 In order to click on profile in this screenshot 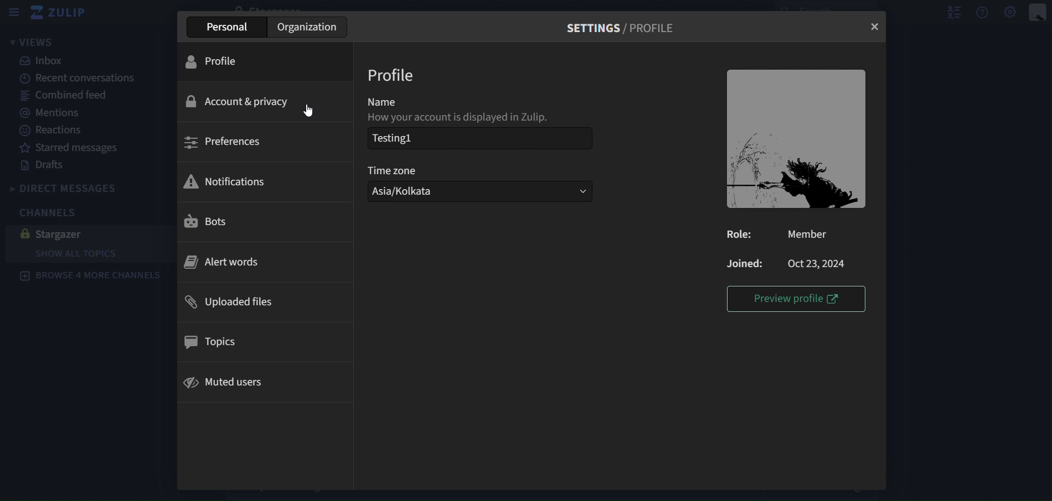, I will do `click(214, 62)`.